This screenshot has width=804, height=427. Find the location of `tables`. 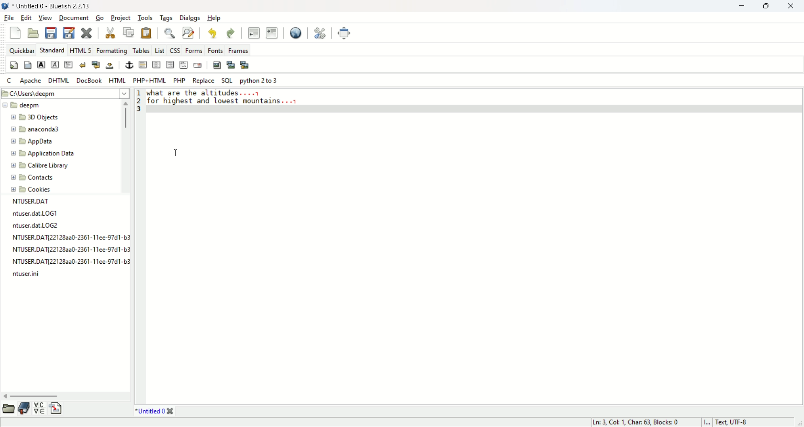

tables is located at coordinates (142, 50).